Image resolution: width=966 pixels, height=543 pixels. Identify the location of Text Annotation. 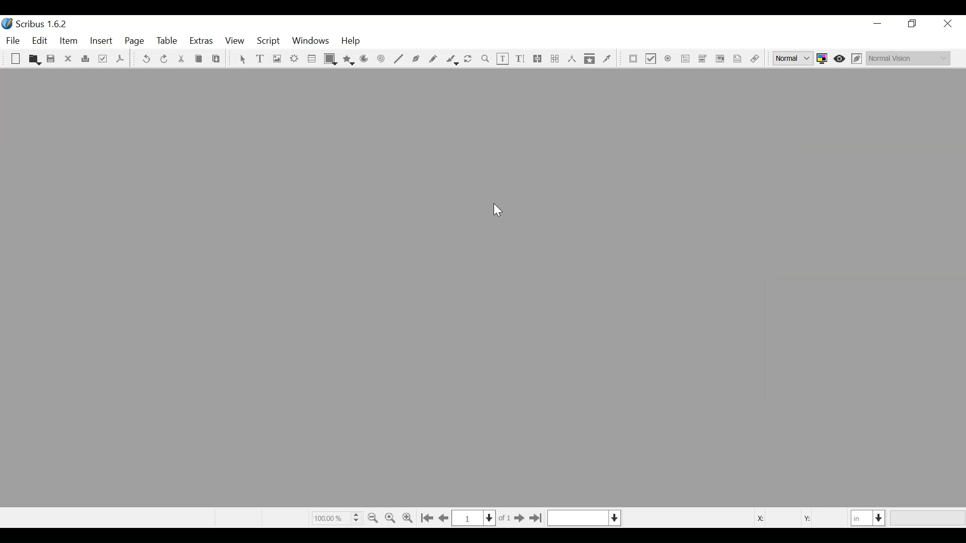
(736, 59).